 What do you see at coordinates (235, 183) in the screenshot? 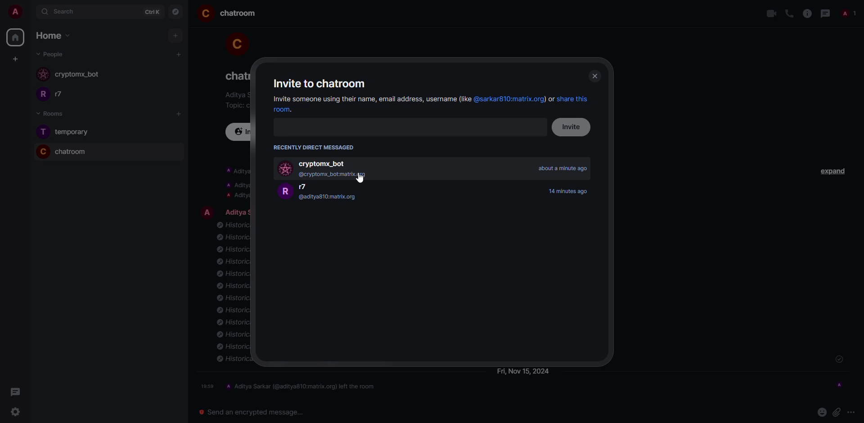
I see `info` at bounding box center [235, 183].